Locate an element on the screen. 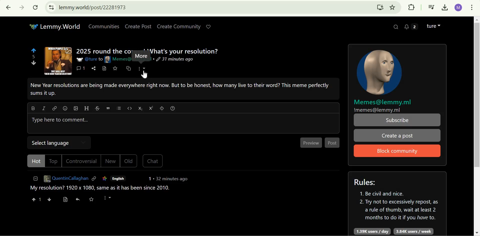 This screenshot has height=236, width=480. Block Community is located at coordinates (397, 151).